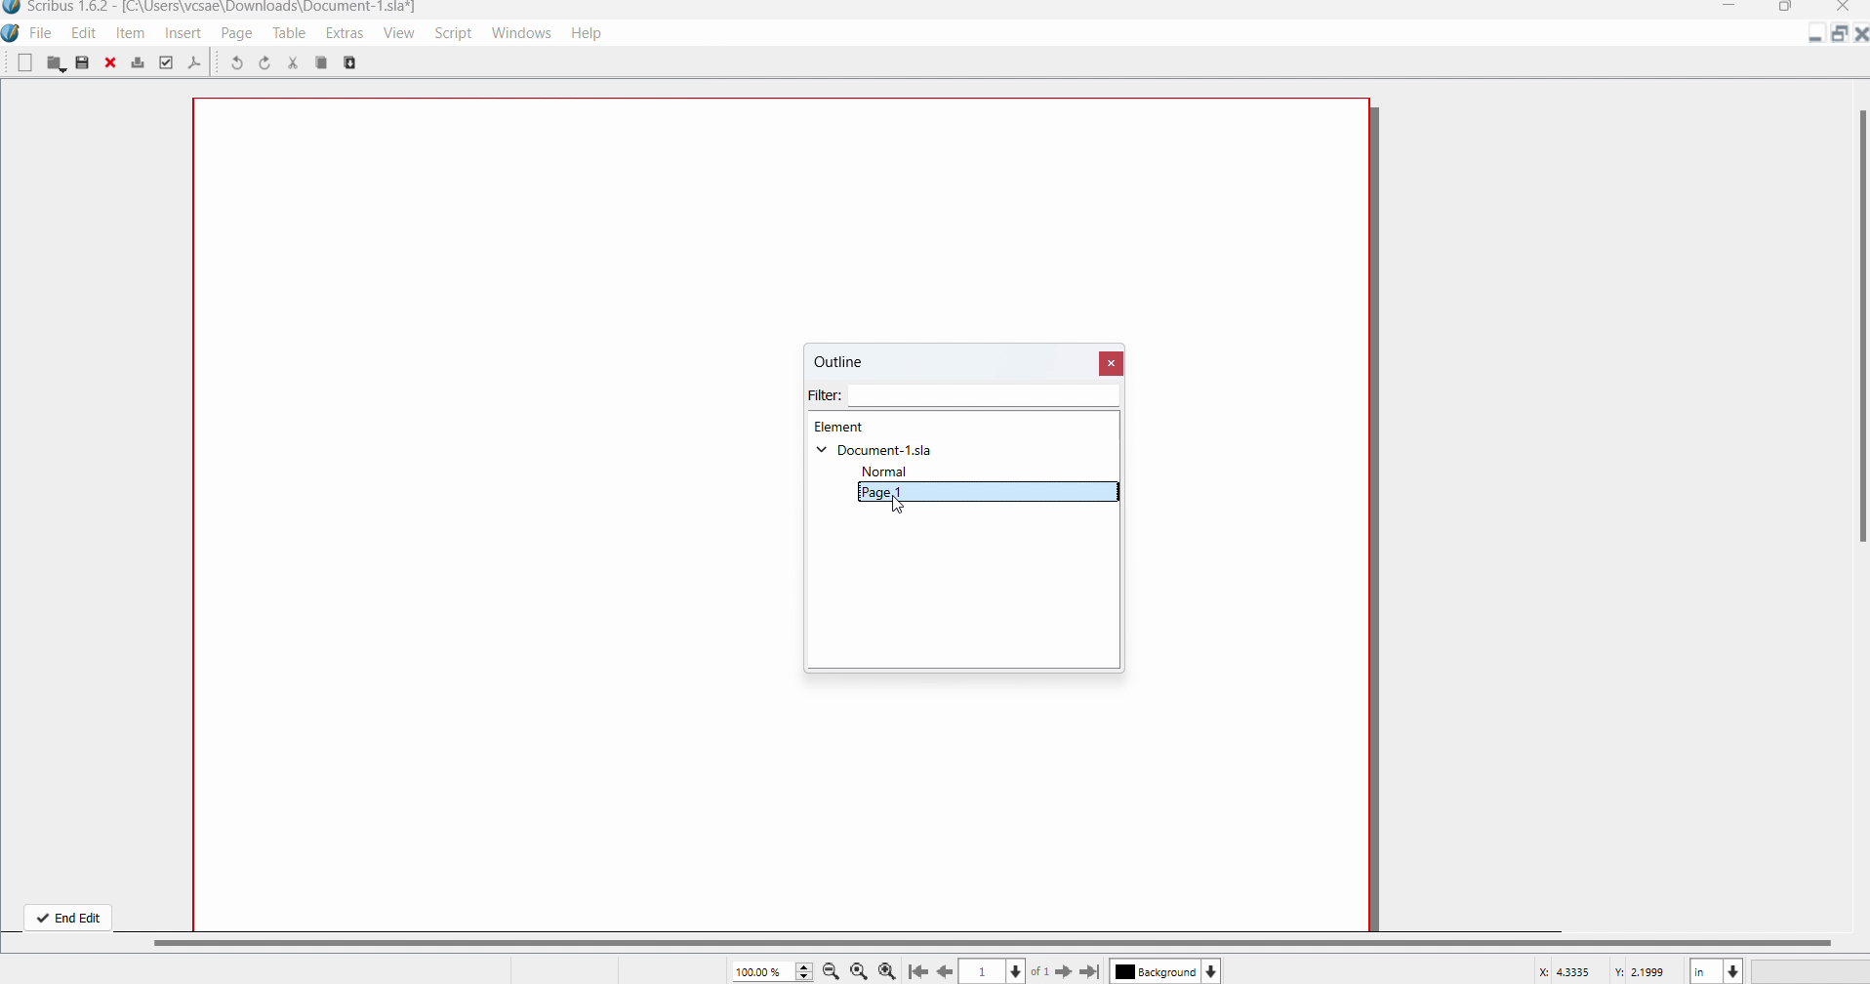 The image size is (1870, 984). I want to click on End Edit, so click(67, 915).